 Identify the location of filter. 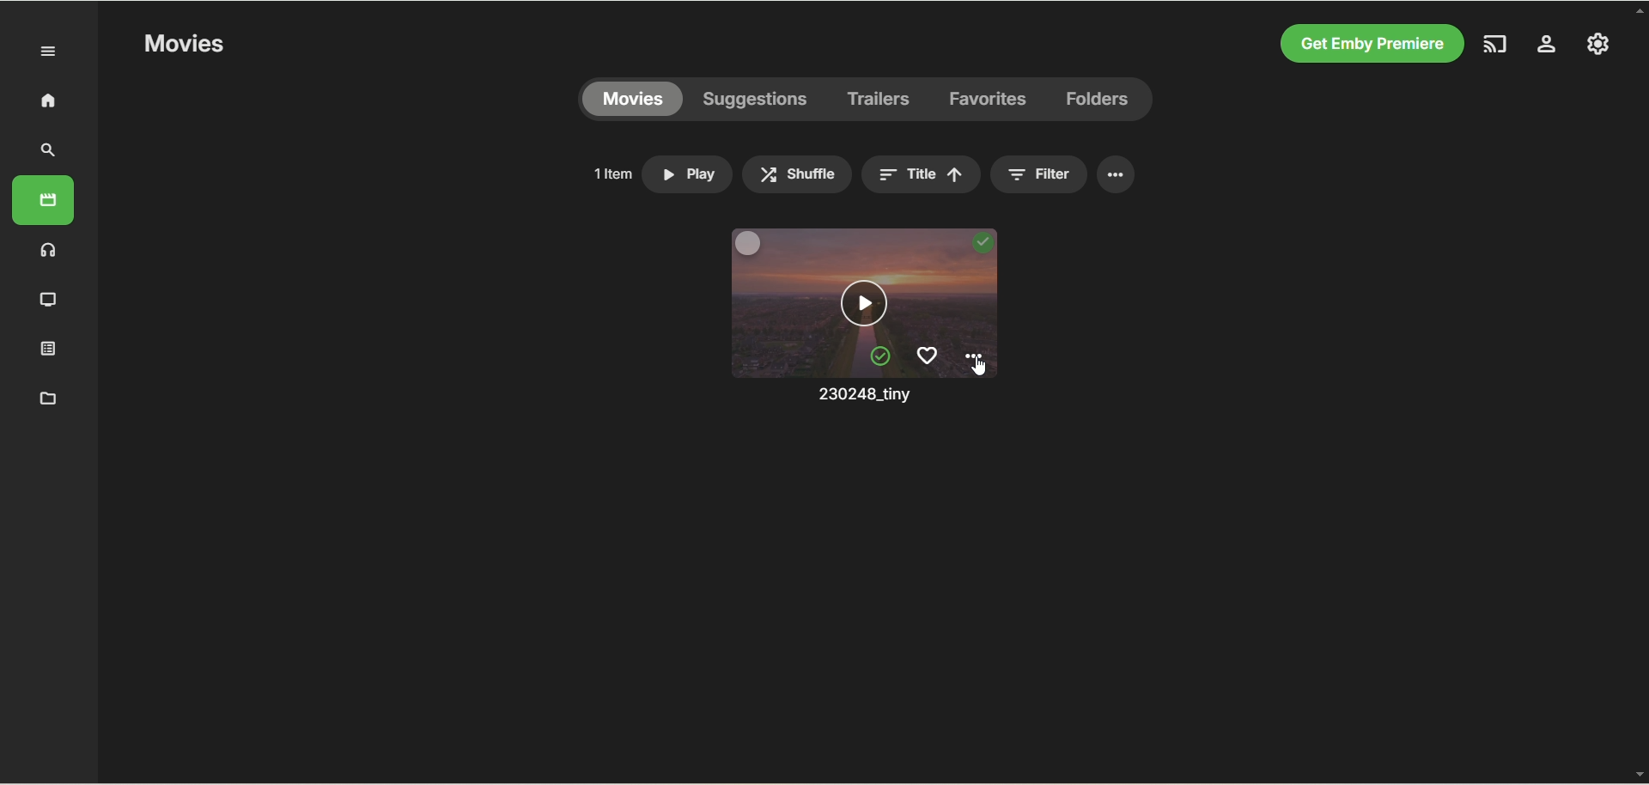
(1038, 174).